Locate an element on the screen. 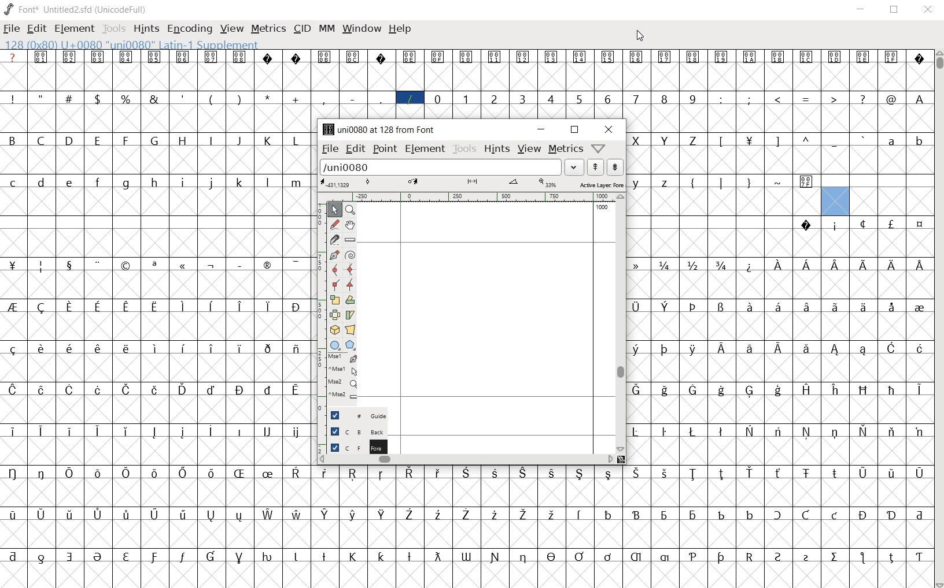 The width and height of the screenshot is (944, 588). glyph is located at coordinates (749, 142).